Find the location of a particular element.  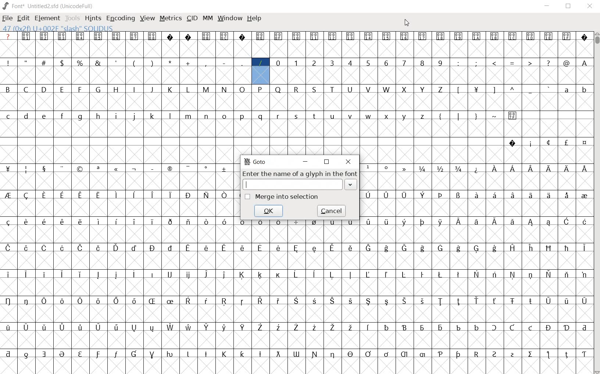

glyph is located at coordinates (278, 36).